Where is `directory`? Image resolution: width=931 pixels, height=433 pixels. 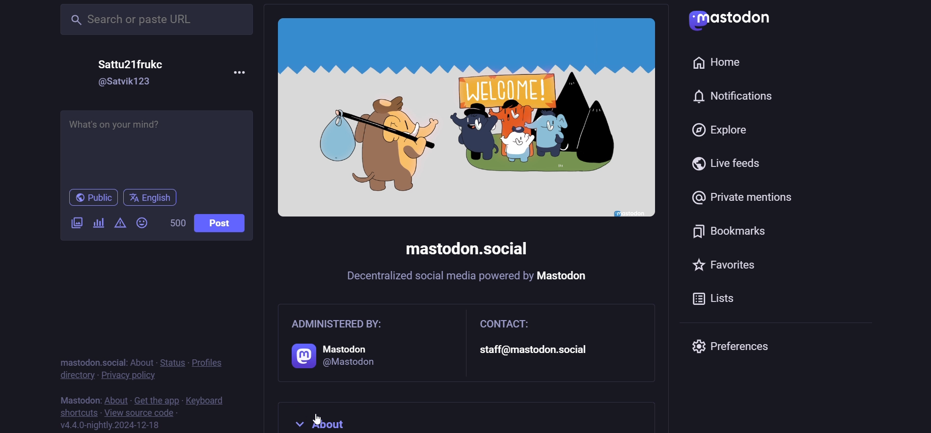 directory is located at coordinates (75, 375).